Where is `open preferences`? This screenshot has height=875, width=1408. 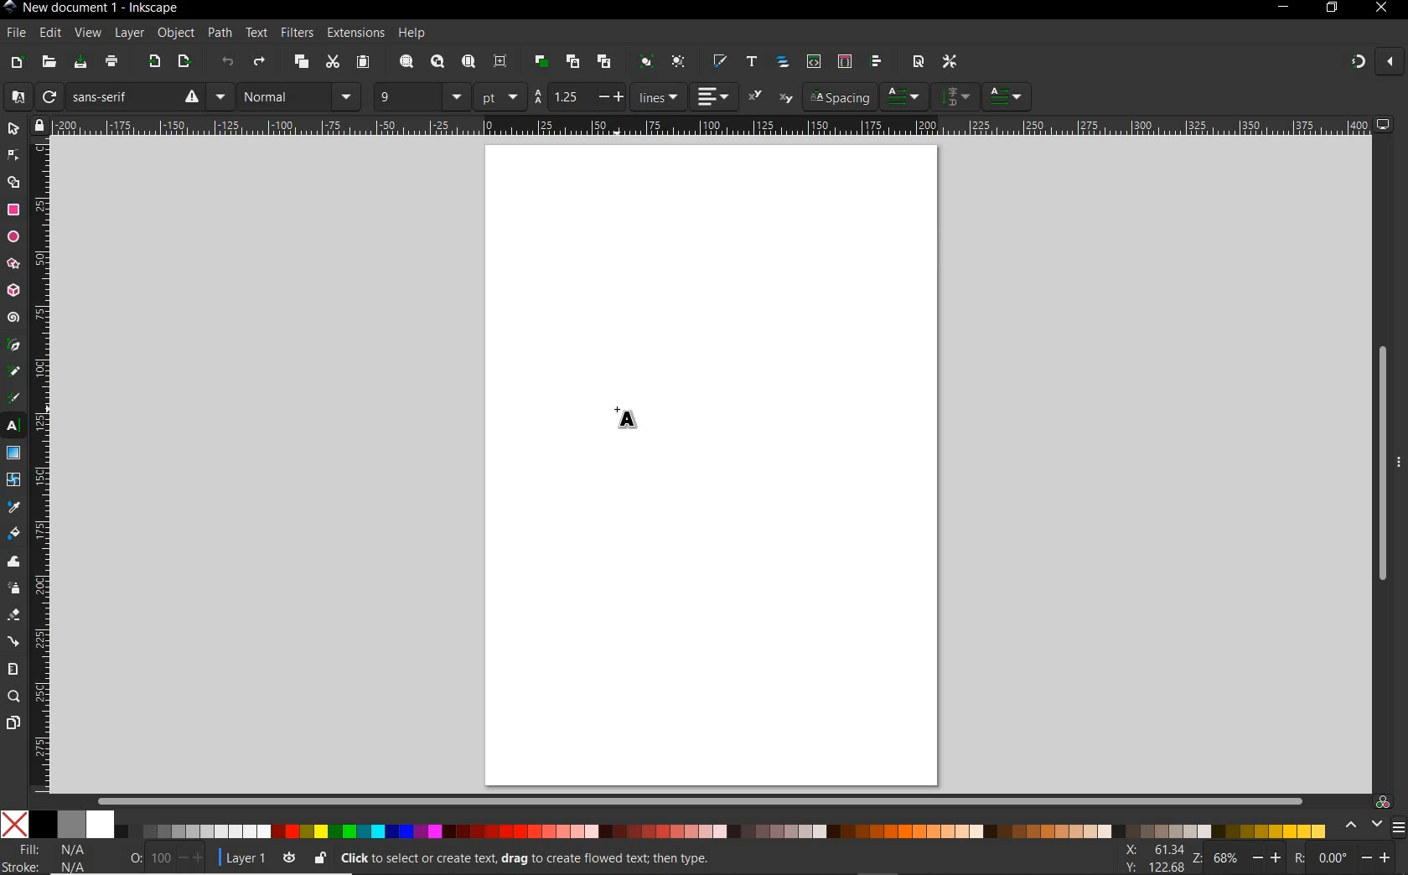
open preferences is located at coordinates (950, 62).